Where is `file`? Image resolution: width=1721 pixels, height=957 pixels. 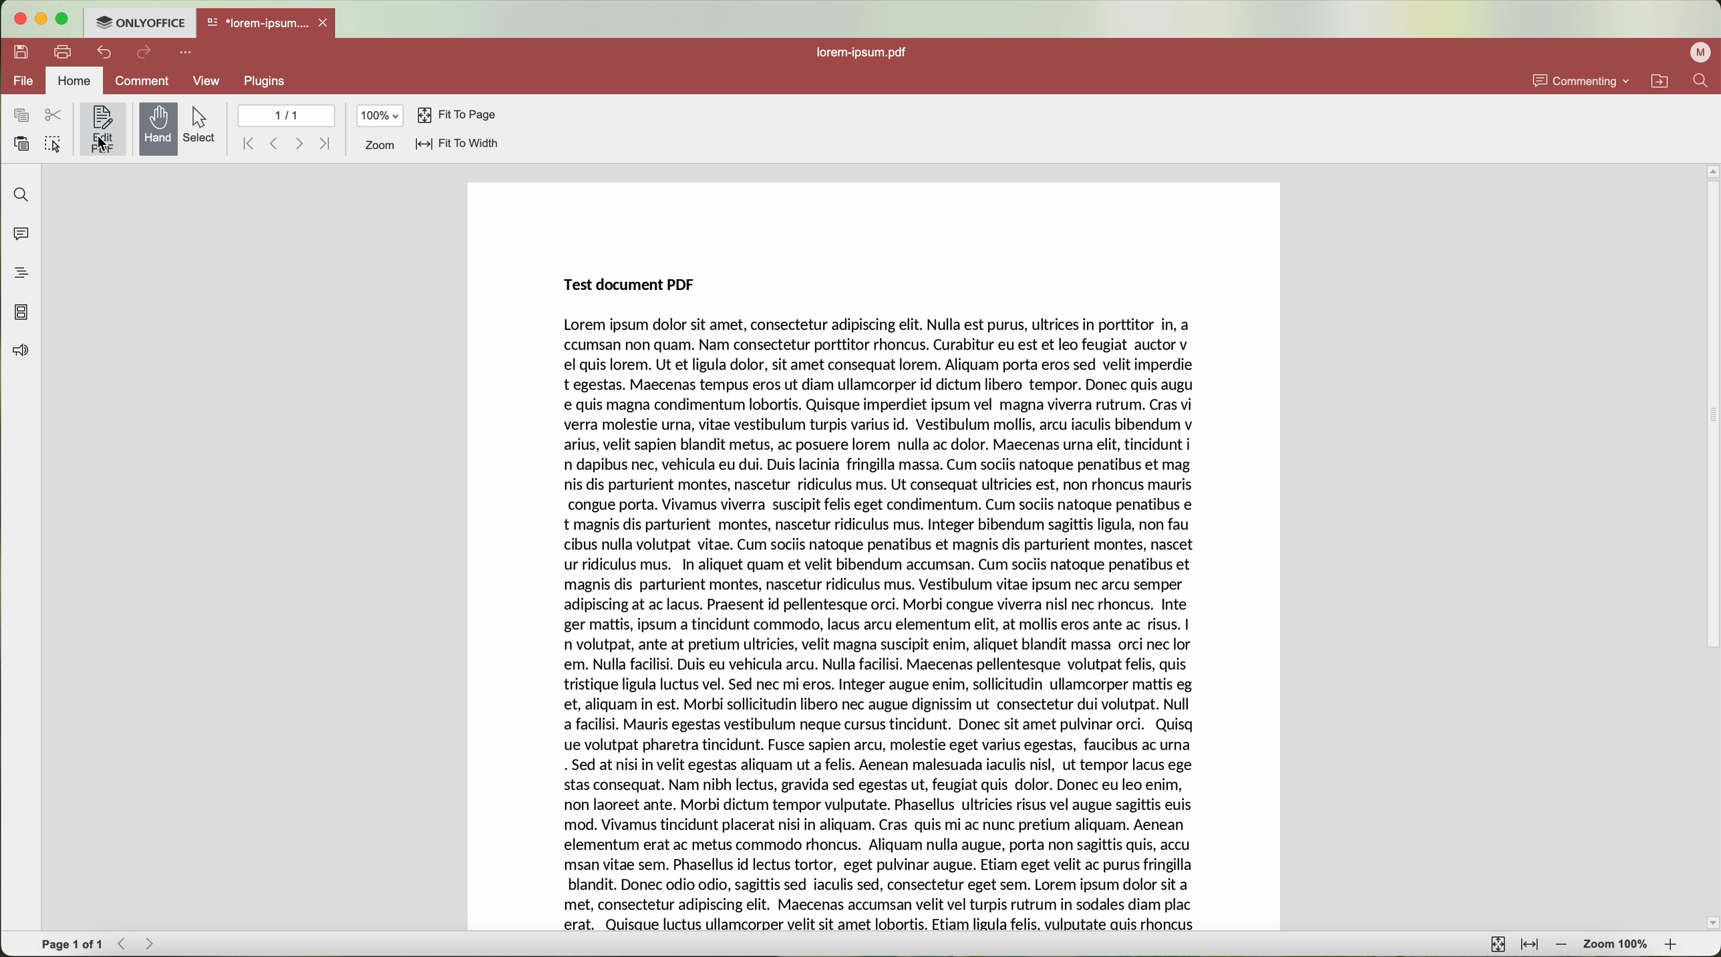
file is located at coordinates (23, 80).